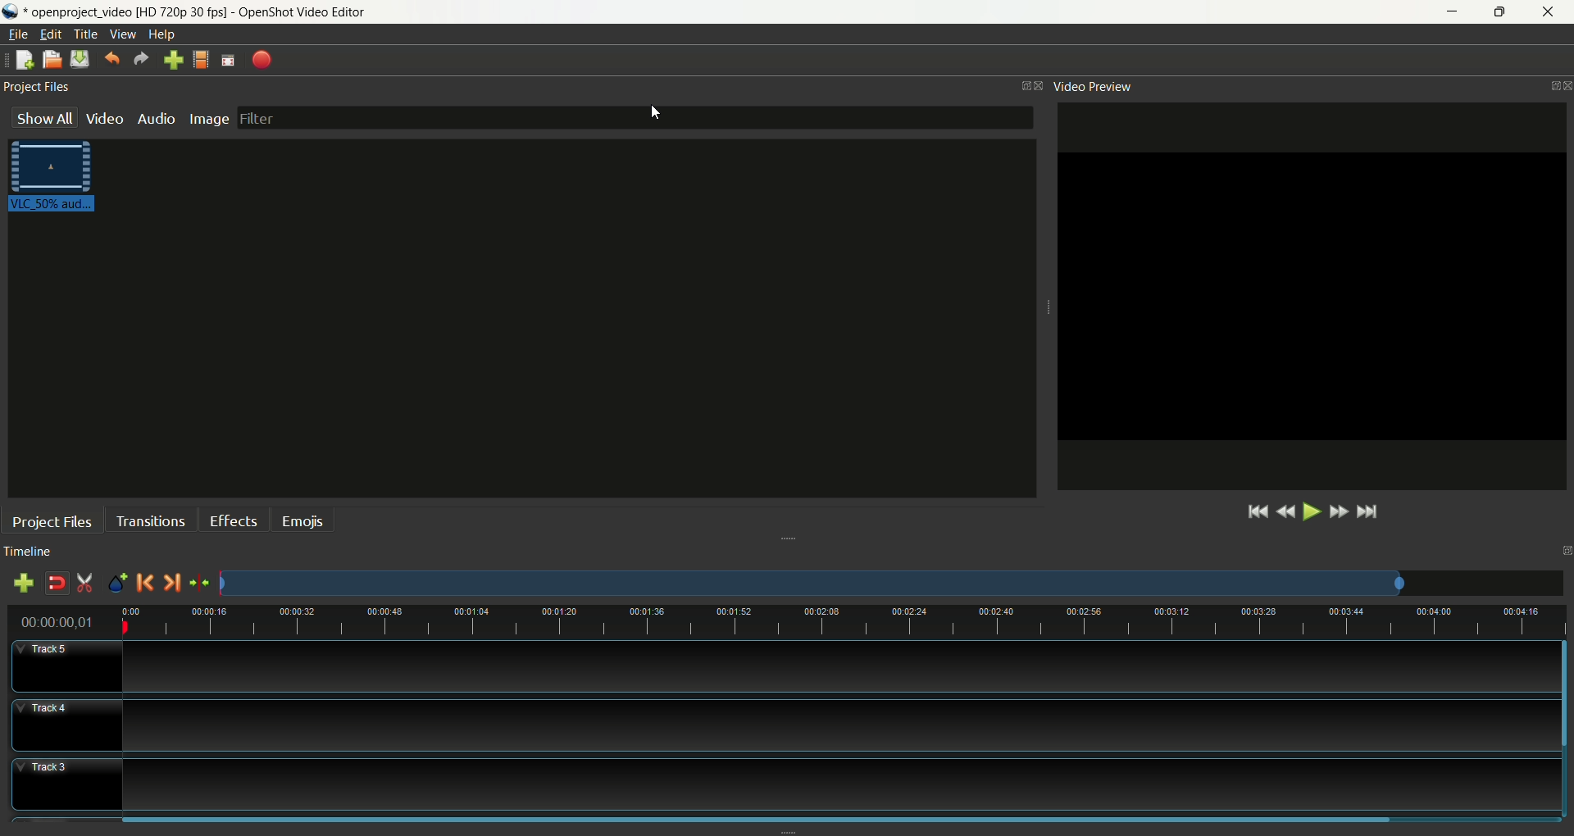 The width and height of the screenshot is (1574, 836). I want to click on undo, so click(112, 60).